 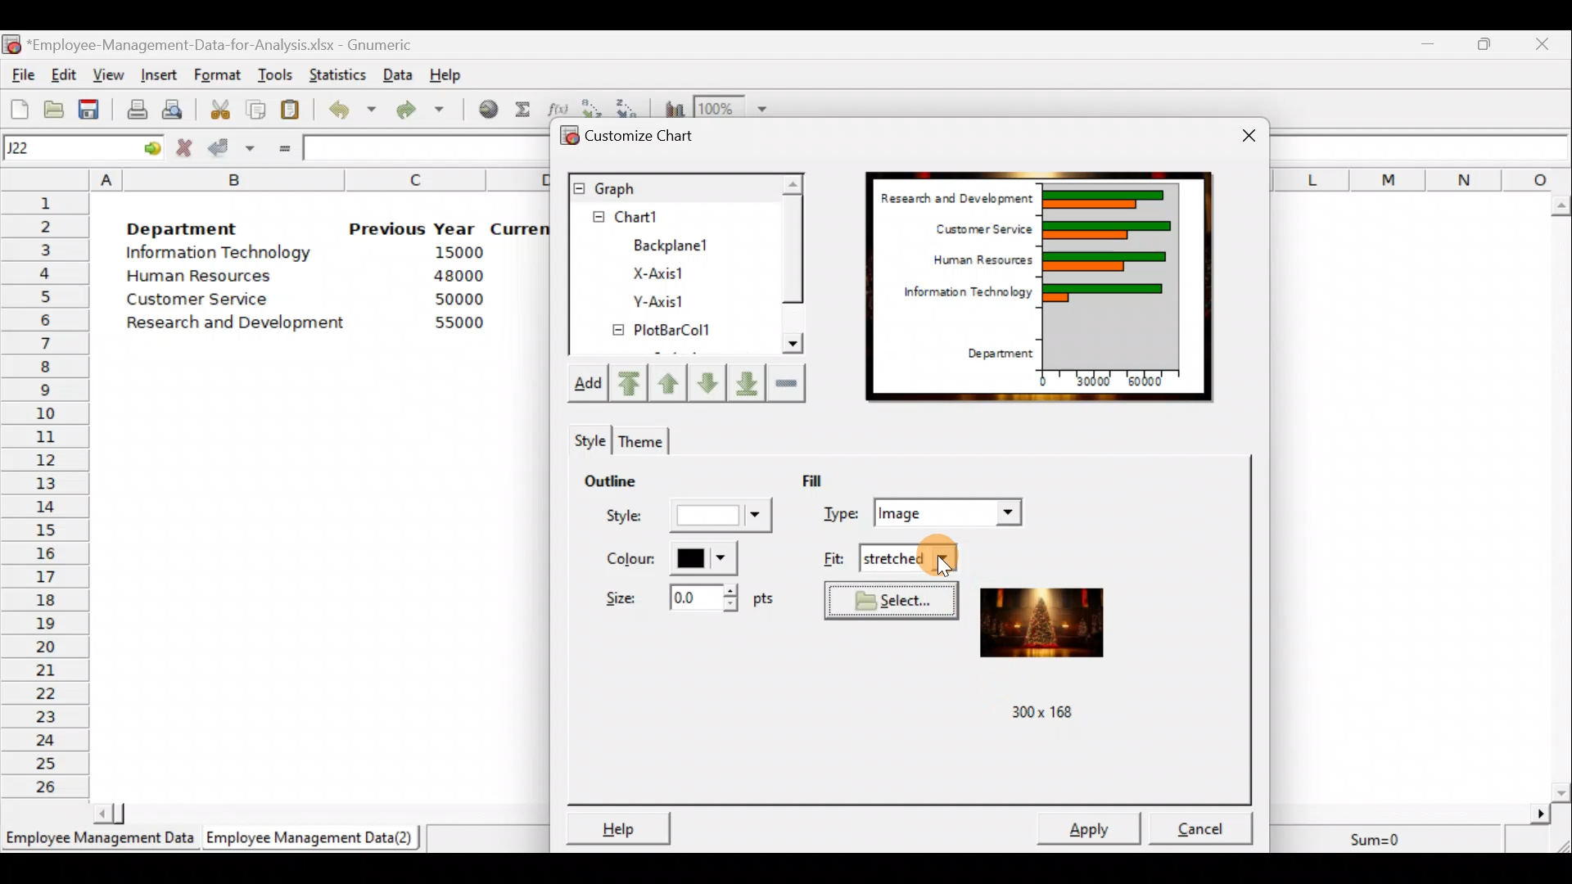 What do you see at coordinates (151, 148) in the screenshot?
I see `go to` at bounding box center [151, 148].